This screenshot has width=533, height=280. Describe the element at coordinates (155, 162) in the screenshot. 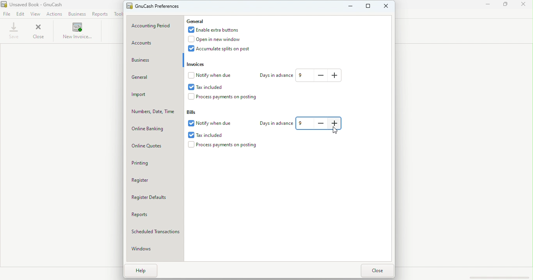

I see `Printing` at that location.